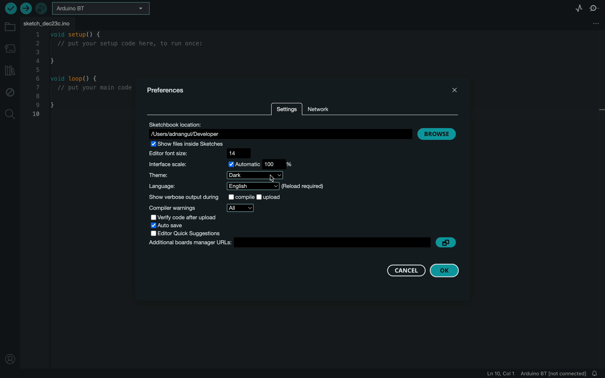 The image size is (605, 378). What do you see at coordinates (12, 359) in the screenshot?
I see `profile` at bounding box center [12, 359].